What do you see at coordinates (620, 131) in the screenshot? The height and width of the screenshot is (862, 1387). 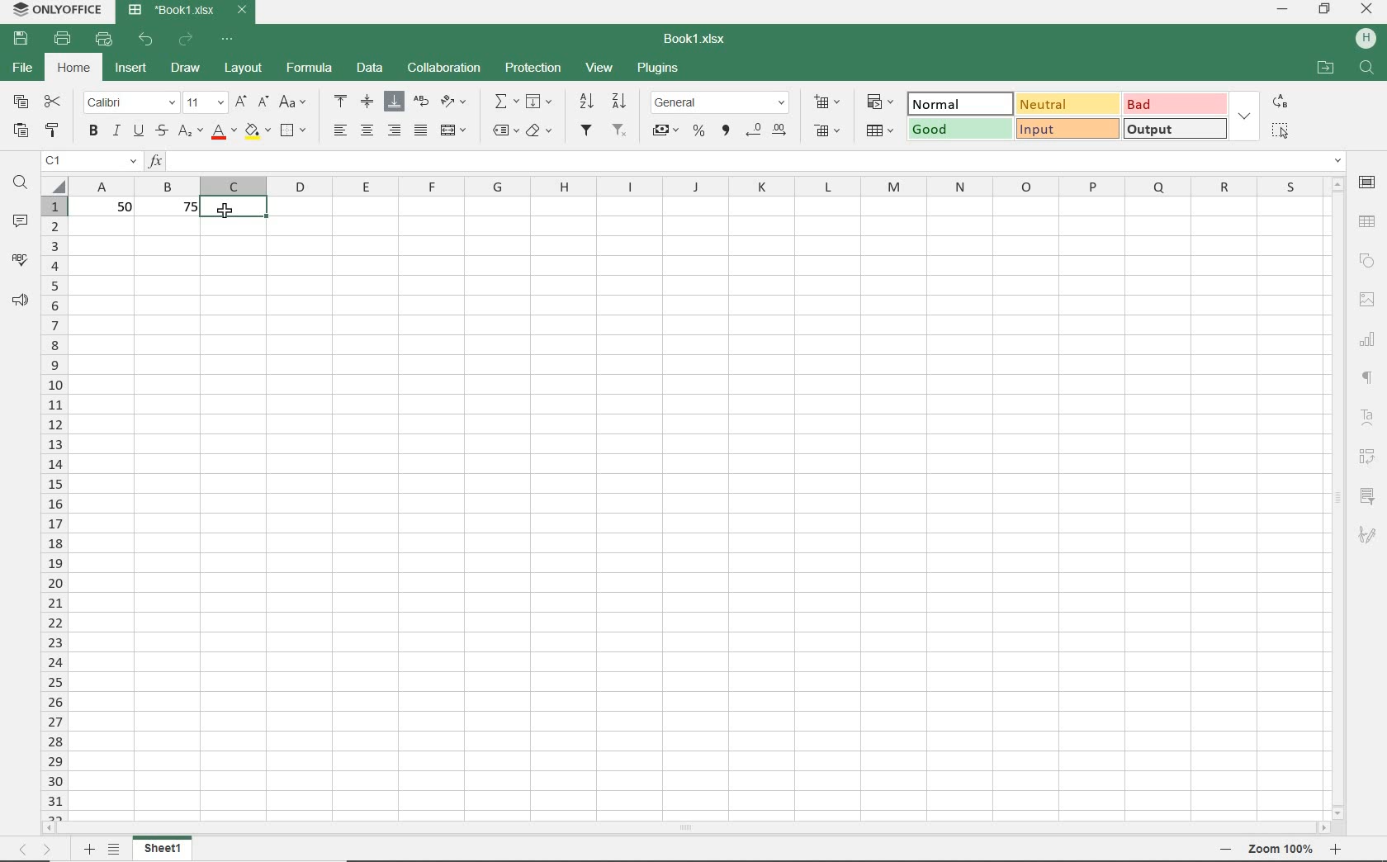 I see `remove filter` at bounding box center [620, 131].